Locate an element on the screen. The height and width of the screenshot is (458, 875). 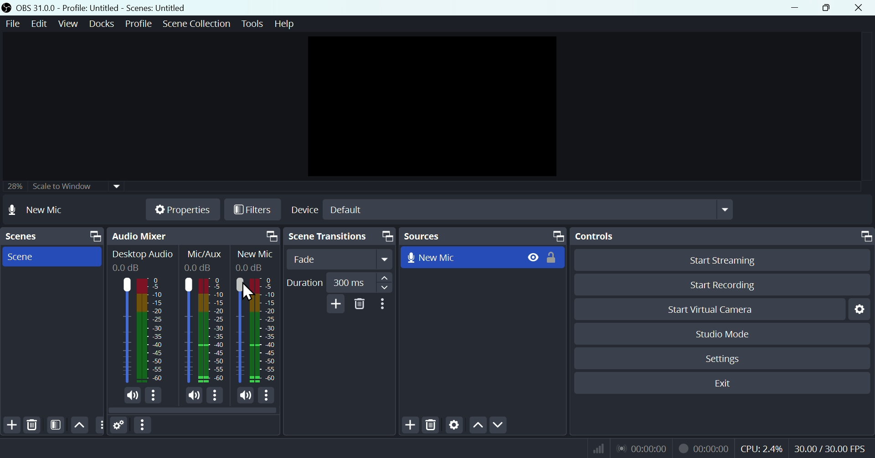
Mic is located at coordinates (267, 329).